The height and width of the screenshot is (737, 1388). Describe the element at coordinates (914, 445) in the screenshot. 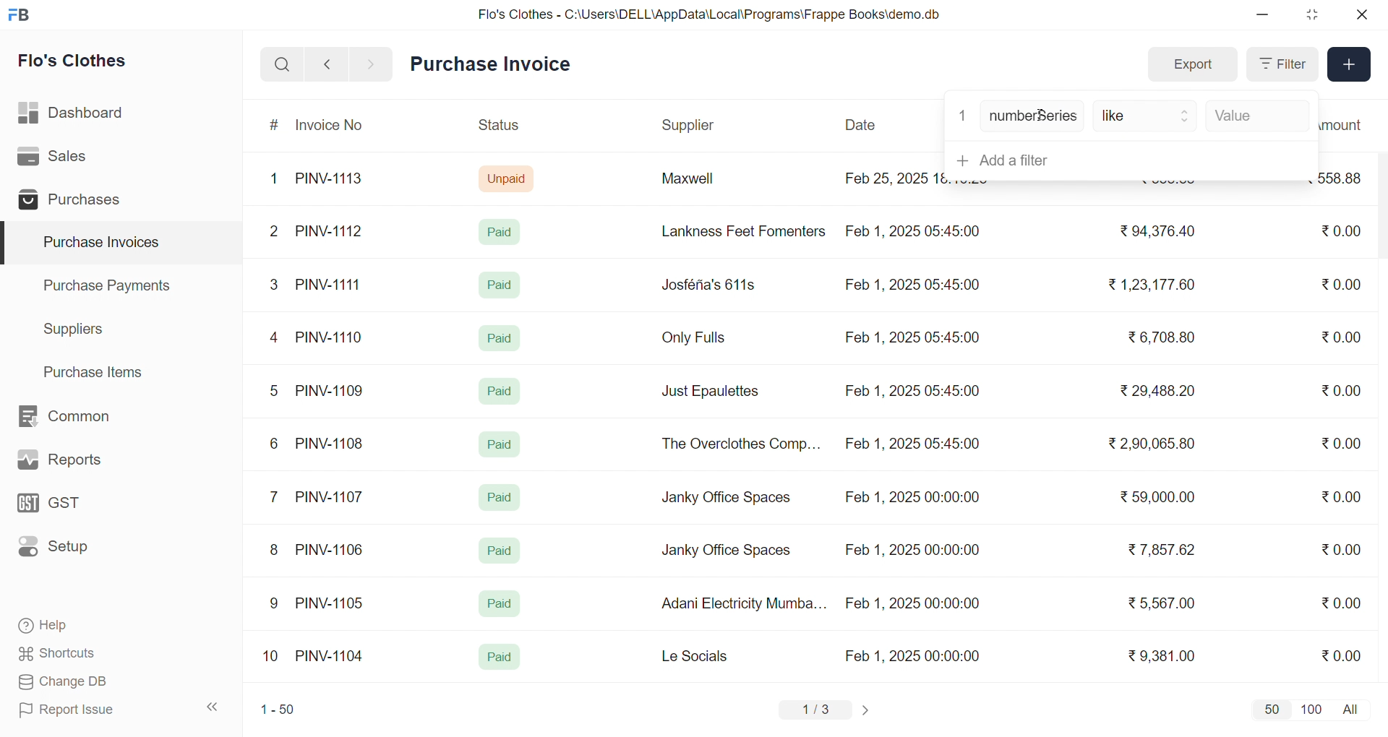

I see `Feb 1, 2025 05:45:00` at that location.